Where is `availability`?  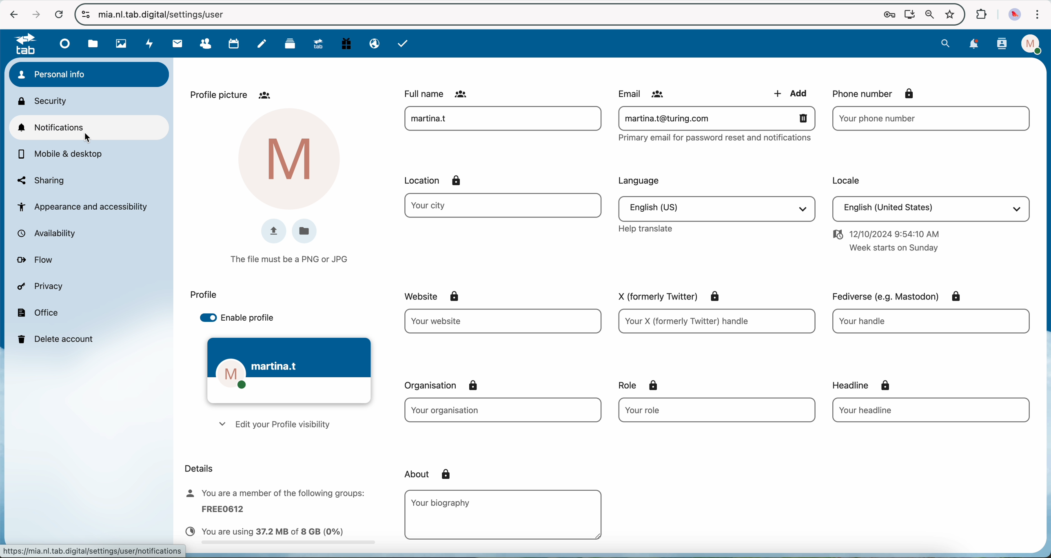 availability is located at coordinates (51, 234).